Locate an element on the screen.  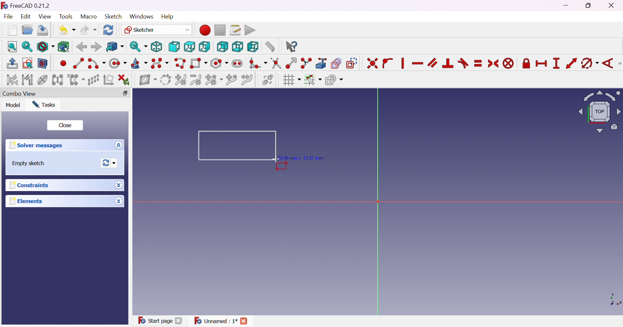
Rectangular array is located at coordinates (94, 80).